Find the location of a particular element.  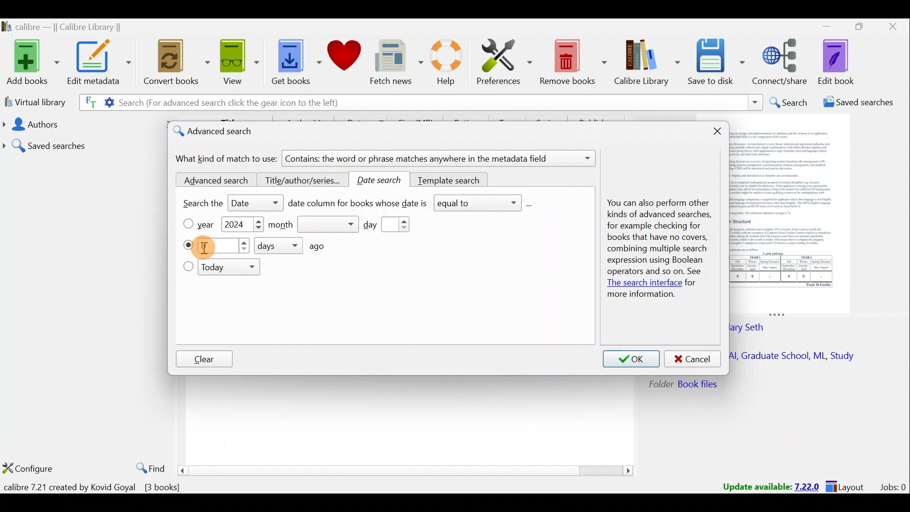

Remove books is located at coordinates (573, 60).